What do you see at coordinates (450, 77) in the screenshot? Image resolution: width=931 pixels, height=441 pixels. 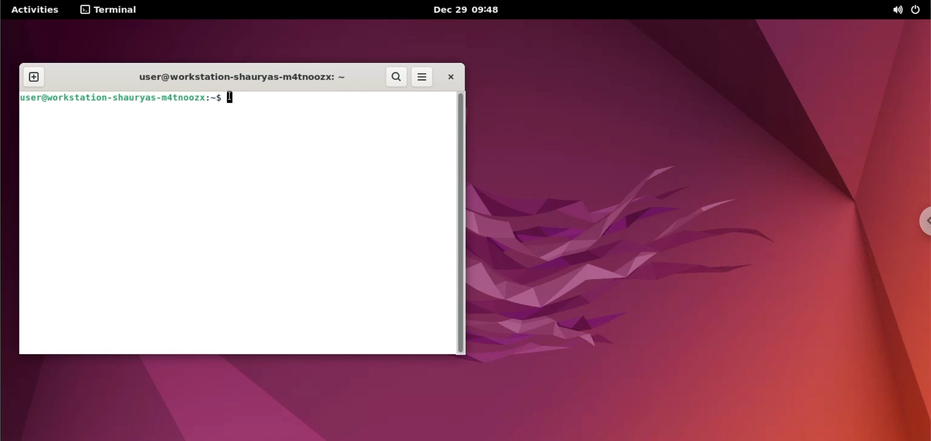 I see `close` at bounding box center [450, 77].